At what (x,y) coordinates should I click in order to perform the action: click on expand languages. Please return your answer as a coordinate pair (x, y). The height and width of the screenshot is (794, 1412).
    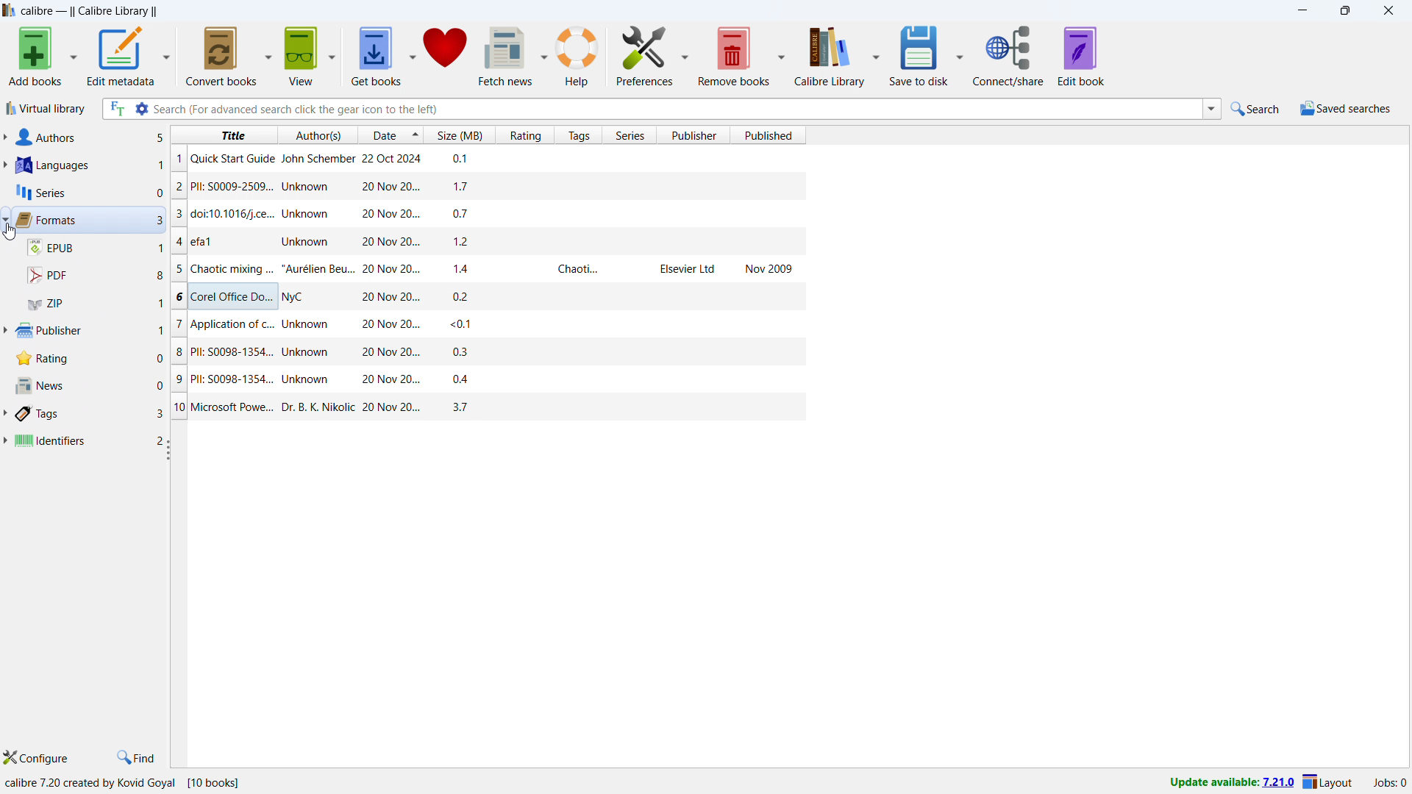
    Looking at the image, I should click on (4, 166).